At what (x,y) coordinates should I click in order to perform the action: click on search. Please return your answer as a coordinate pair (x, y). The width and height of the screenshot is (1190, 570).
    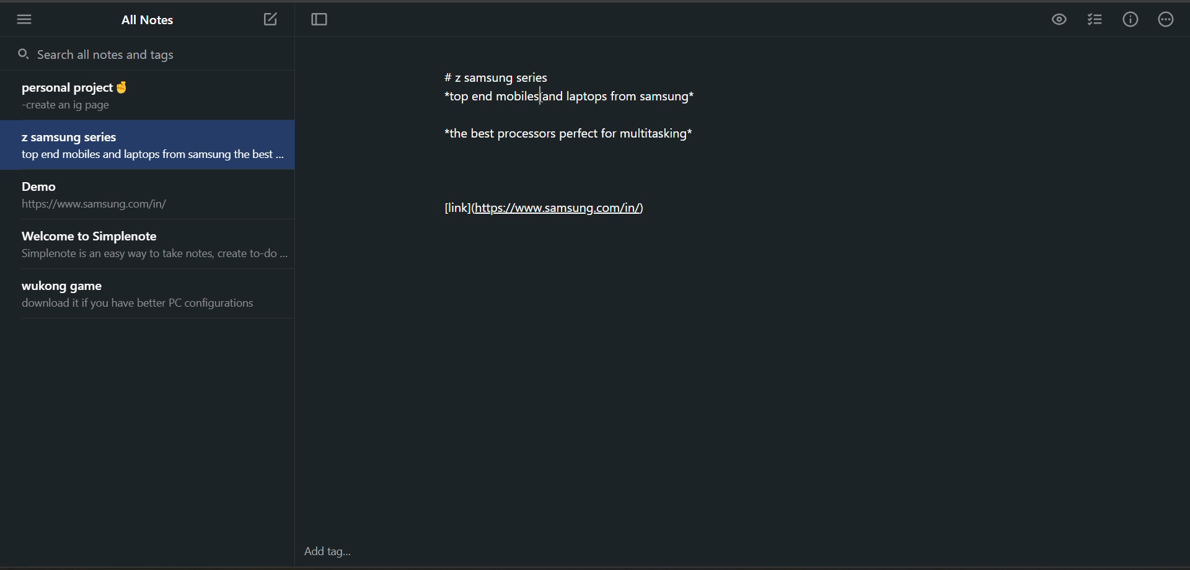
    Looking at the image, I should click on (146, 54).